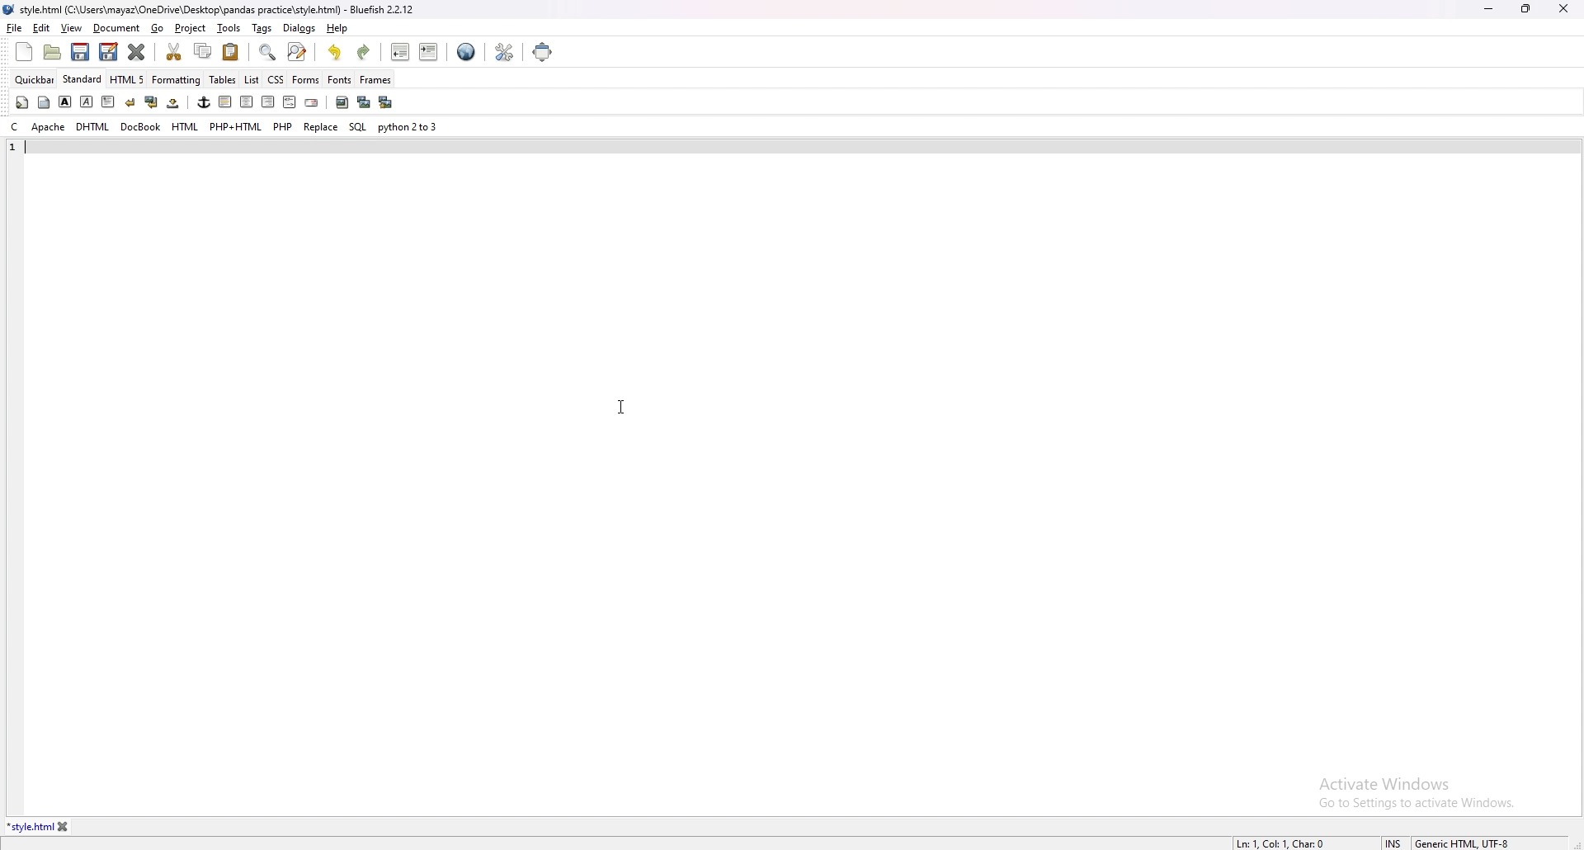 The height and width of the screenshot is (850, 1584). What do you see at coordinates (42, 28) in the screenshot?
I see `edit` at bounding box center [42, 28].